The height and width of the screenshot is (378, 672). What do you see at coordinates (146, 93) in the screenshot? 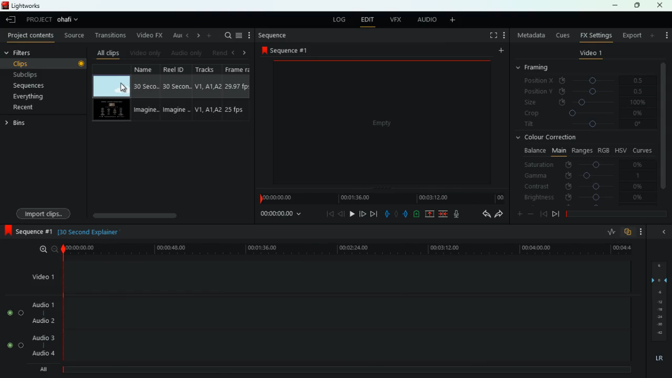
I see `name` at bounding box center [146, 93].